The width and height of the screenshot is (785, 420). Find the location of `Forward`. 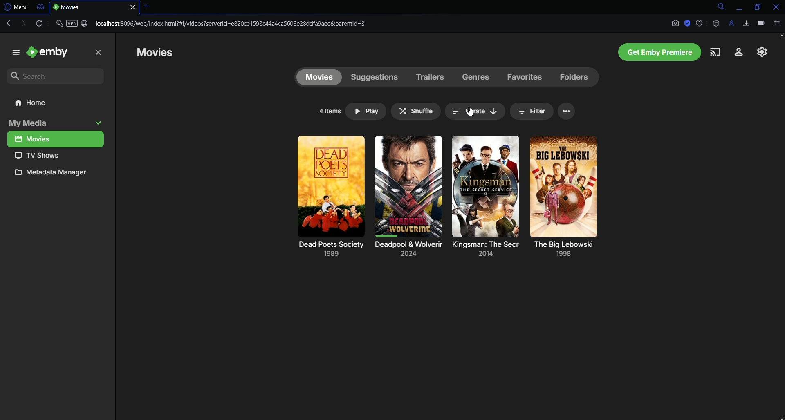

Forward is located at coordinates (22, 23).